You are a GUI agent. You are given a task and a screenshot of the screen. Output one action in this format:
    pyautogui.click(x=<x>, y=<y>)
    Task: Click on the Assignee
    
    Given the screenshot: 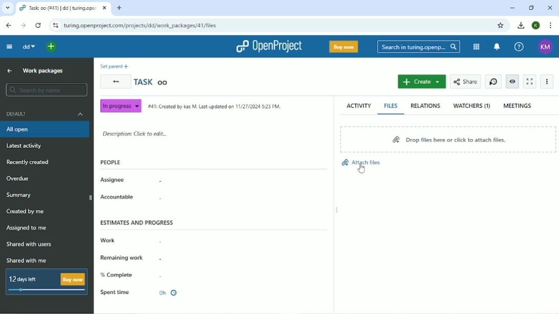 What is the action you would take?
    pyautogui.click(x=114, y=180)
    